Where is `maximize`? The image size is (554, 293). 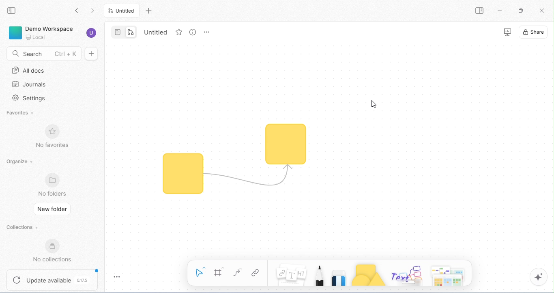 maximize is located at coordinates (521, 11).